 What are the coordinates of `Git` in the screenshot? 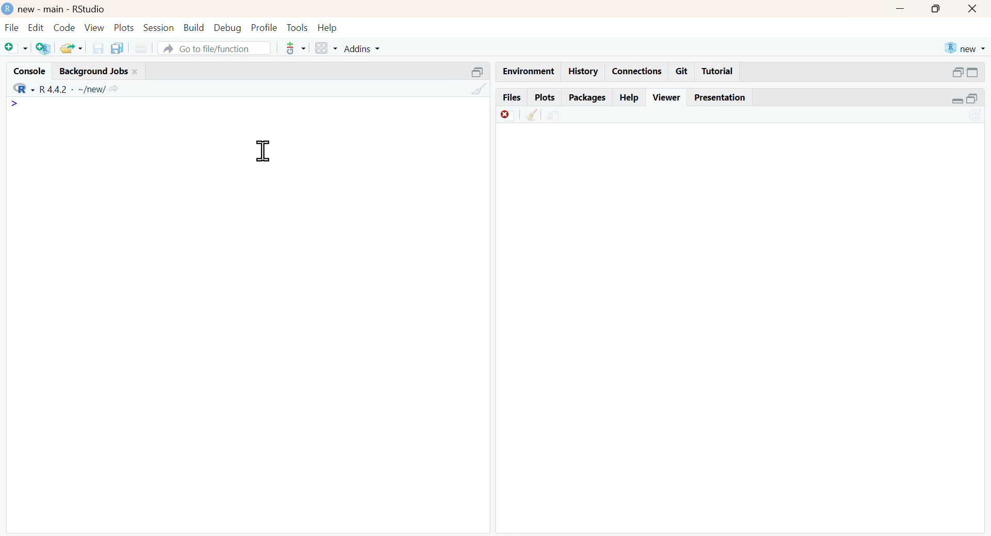 It's located at (682, 71).